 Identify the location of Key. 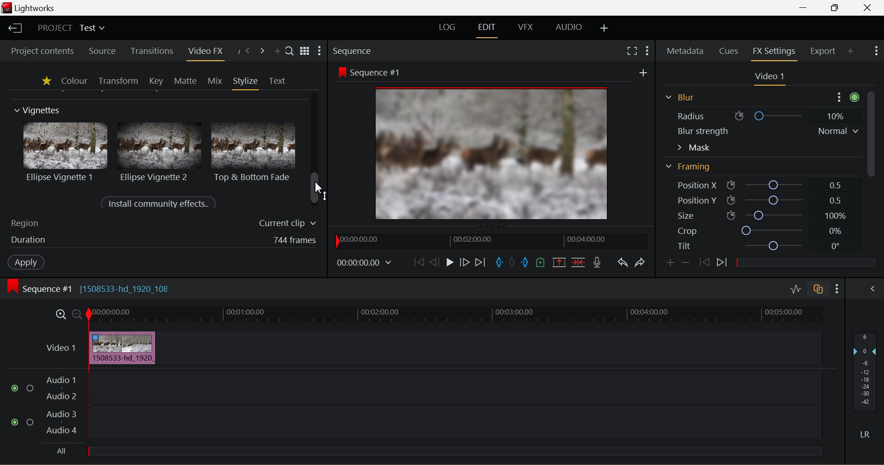
(156, 81).